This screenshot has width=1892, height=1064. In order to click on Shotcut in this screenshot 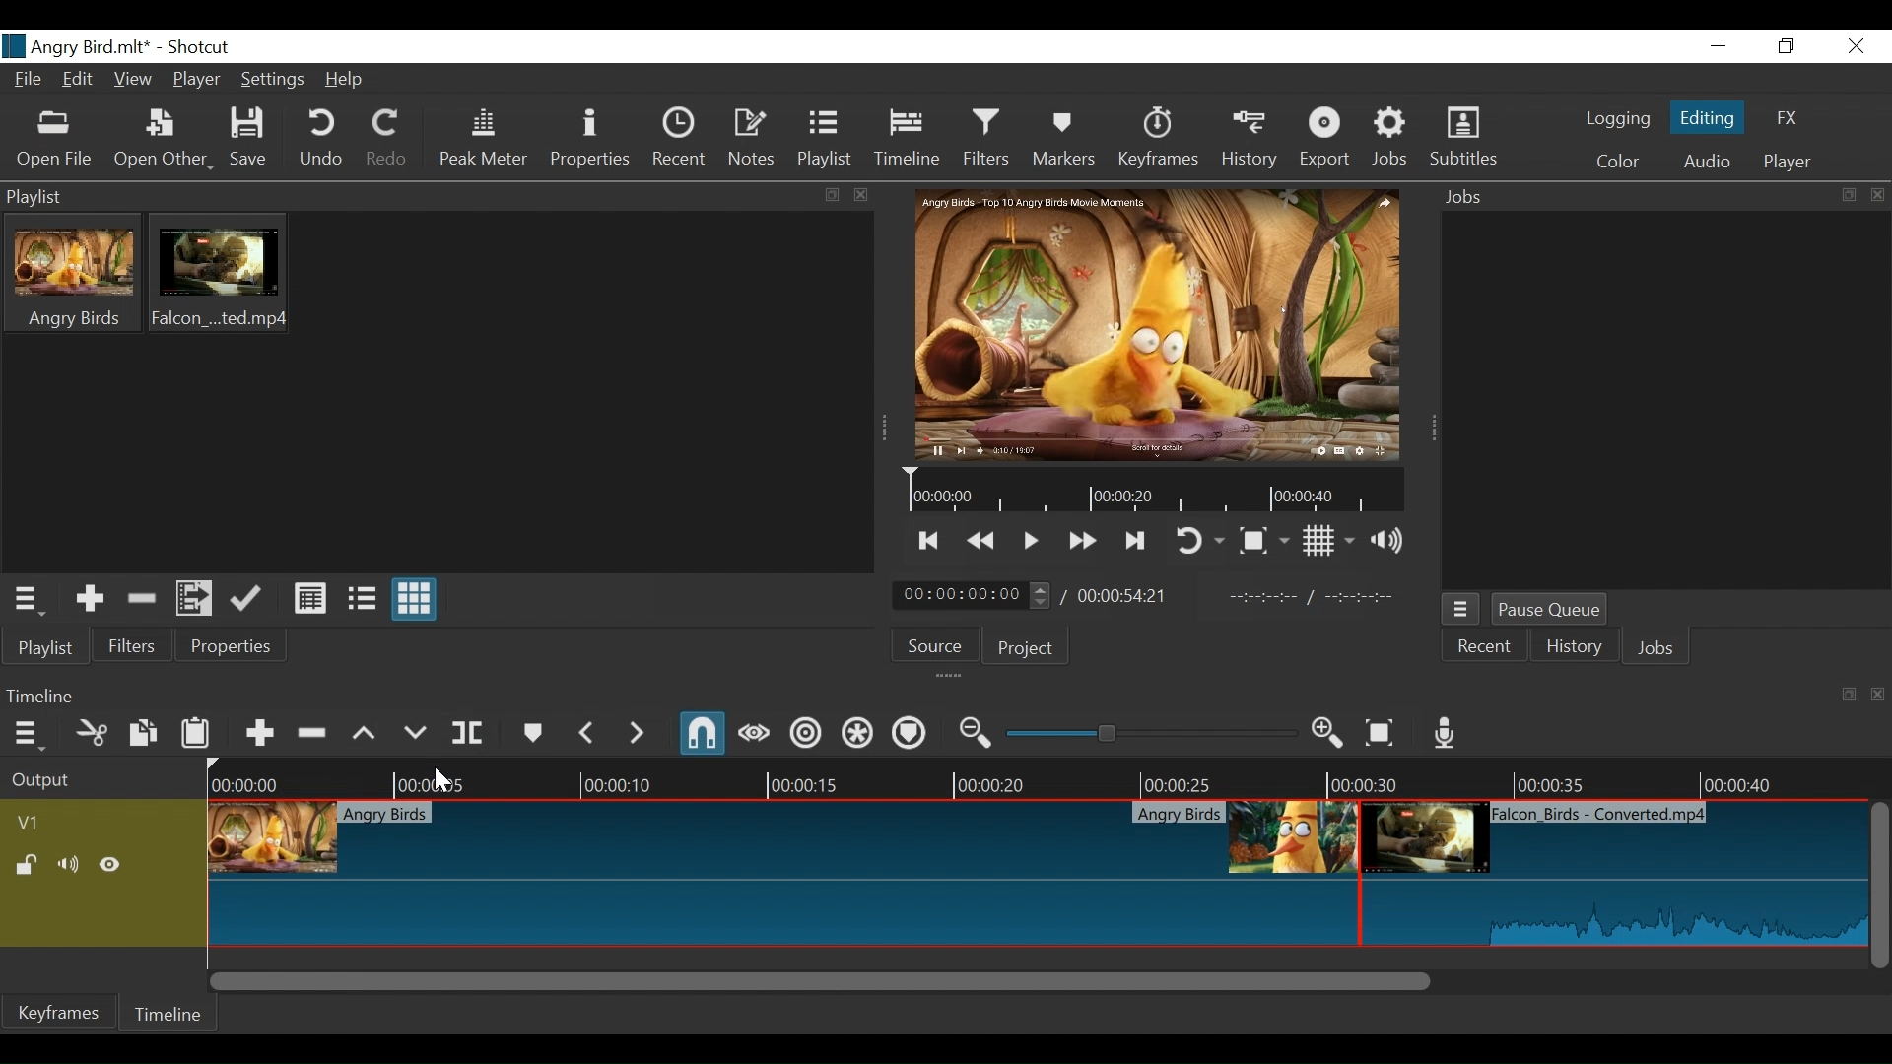, I will do `click(199, 46)`.